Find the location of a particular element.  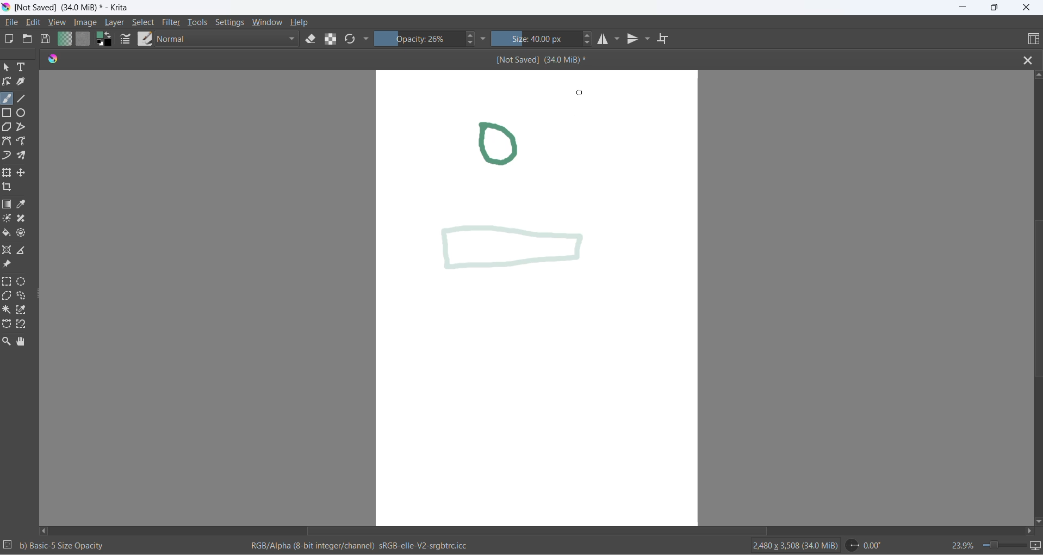

horizontal scroll bar is located at coordinates (541, 532).